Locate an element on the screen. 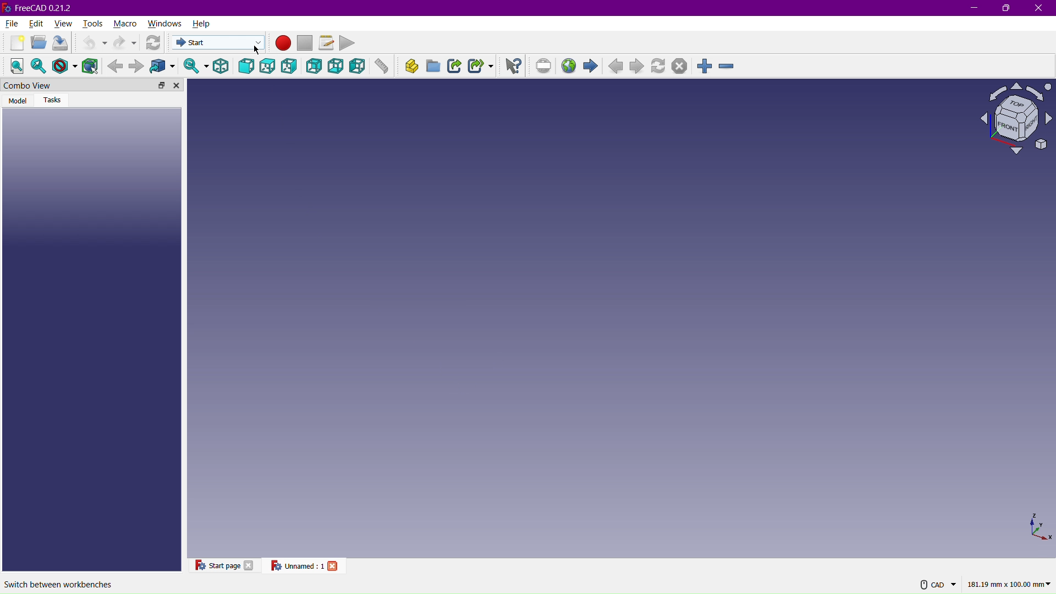  Zoom in is located at coordinates (703, 66).